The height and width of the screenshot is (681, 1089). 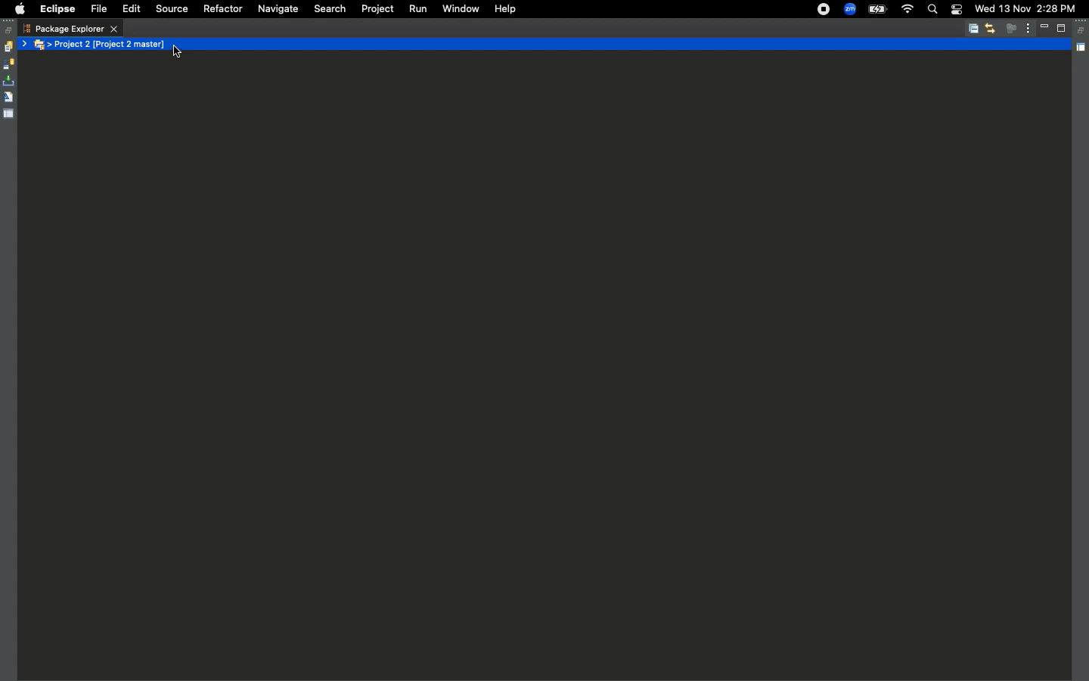 I want to click on Project, so click(x=374, y=9).